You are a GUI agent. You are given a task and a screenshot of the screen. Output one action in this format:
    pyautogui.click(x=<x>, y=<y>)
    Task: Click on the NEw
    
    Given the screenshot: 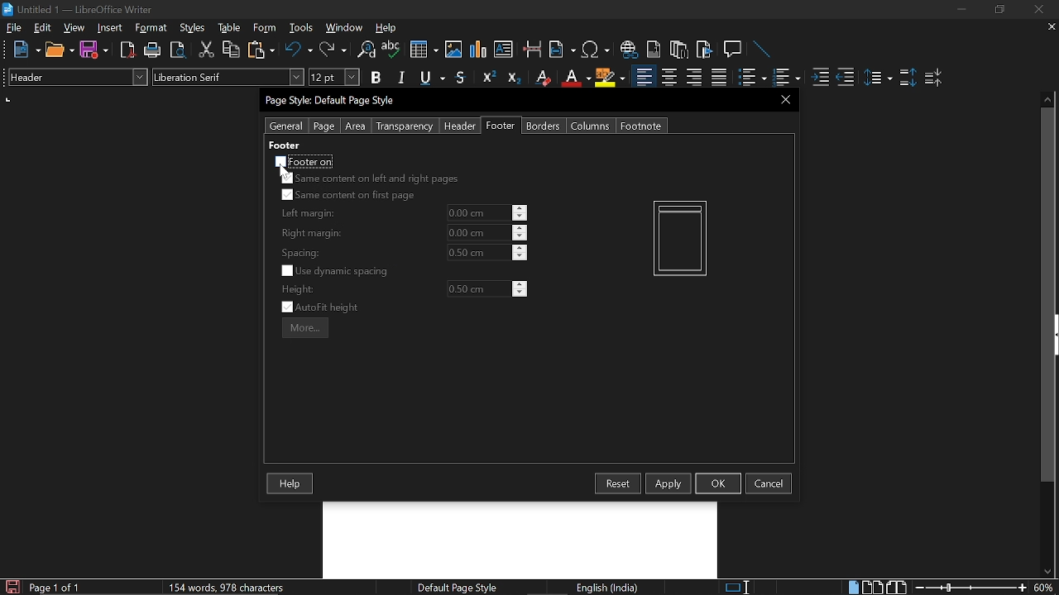 What is the action you would take?
    pyautogui.click(x=26, y=50)
    